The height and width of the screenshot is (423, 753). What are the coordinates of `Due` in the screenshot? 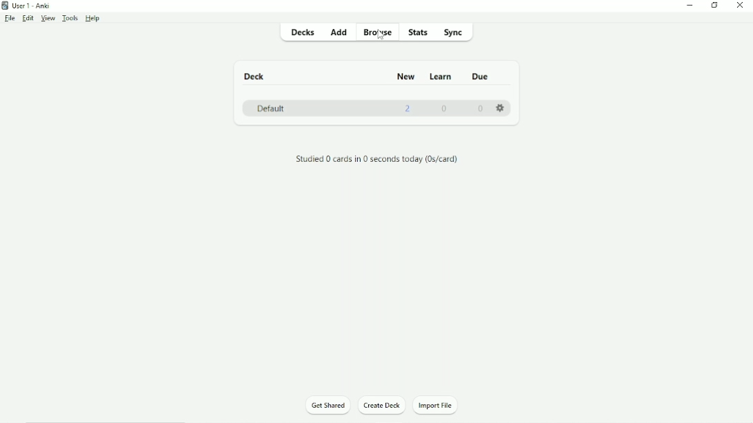 It's located at (479, 77).